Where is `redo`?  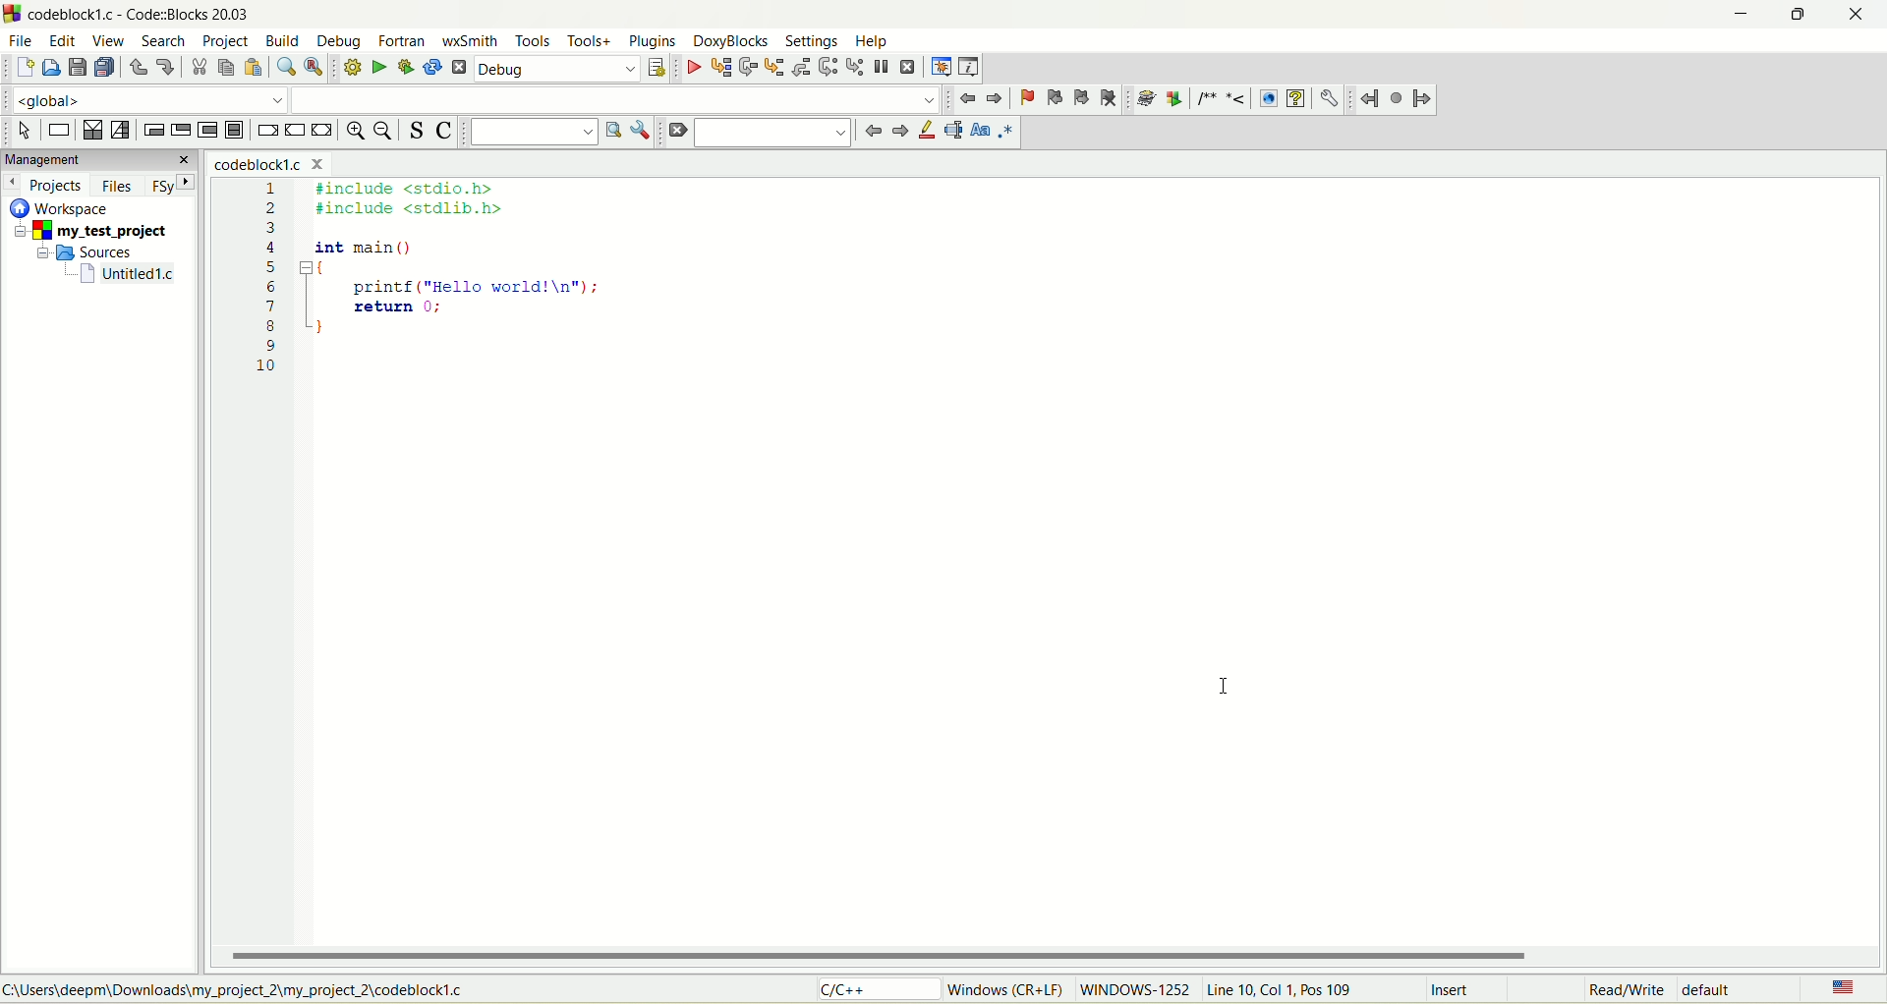
redo is located at coordinates (164, 65).